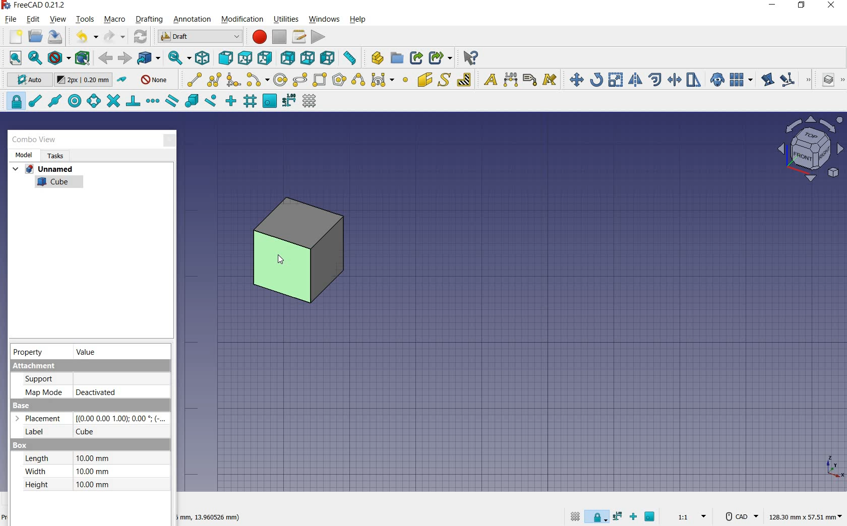 This screenshot has height=526, width=847. Describe the element at coordinates (20, 445) in the screenshot. I see `Box` at that location.